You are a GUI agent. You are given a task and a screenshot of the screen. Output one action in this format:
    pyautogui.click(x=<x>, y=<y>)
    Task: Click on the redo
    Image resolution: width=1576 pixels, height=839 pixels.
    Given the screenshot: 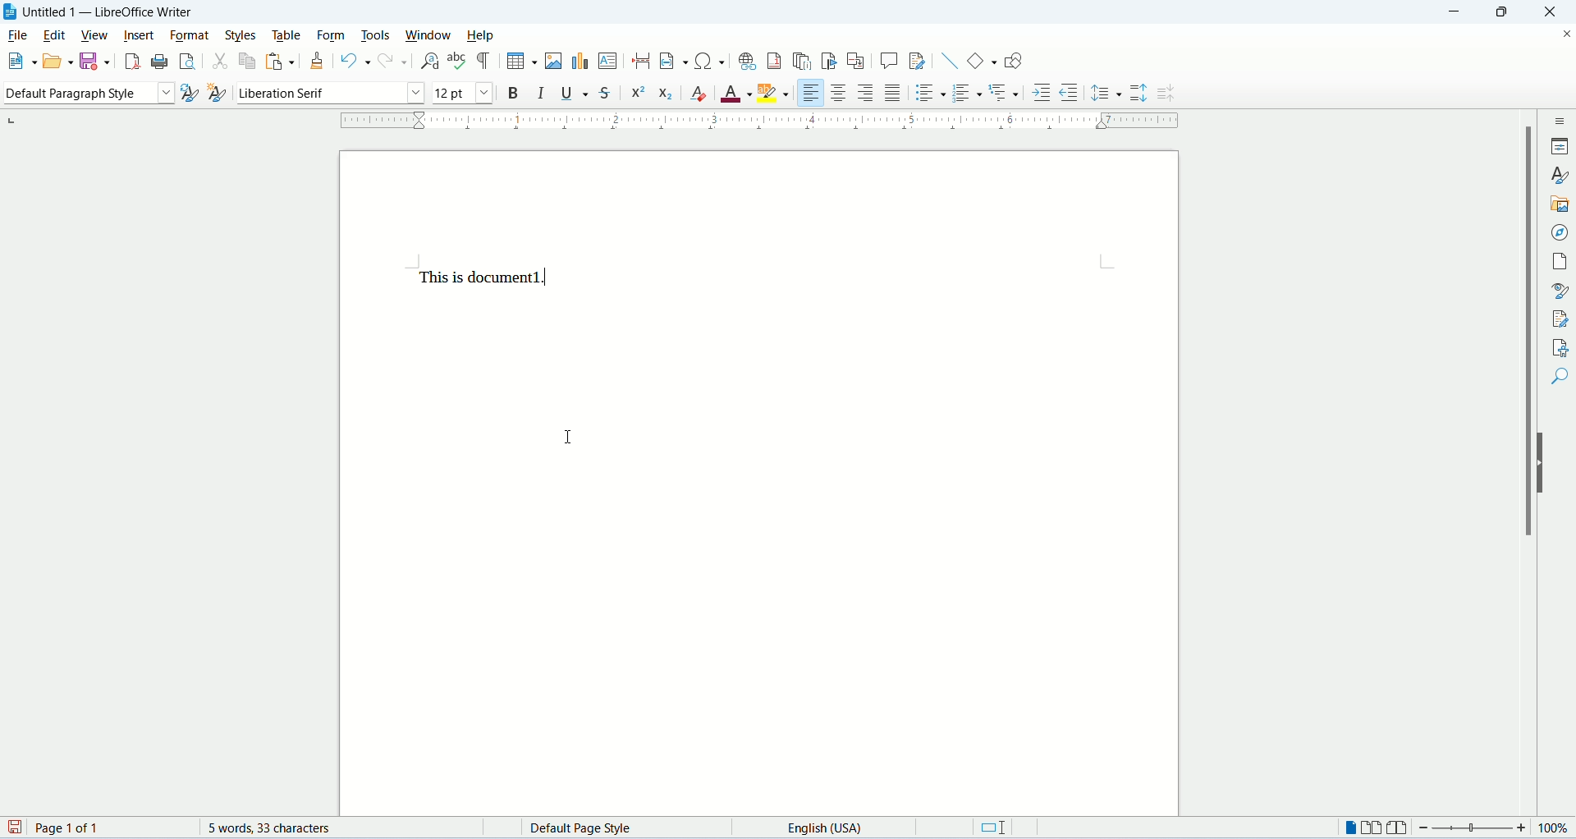 What is the action you would take?
    pyautogui.click(x=394, y=62)
    